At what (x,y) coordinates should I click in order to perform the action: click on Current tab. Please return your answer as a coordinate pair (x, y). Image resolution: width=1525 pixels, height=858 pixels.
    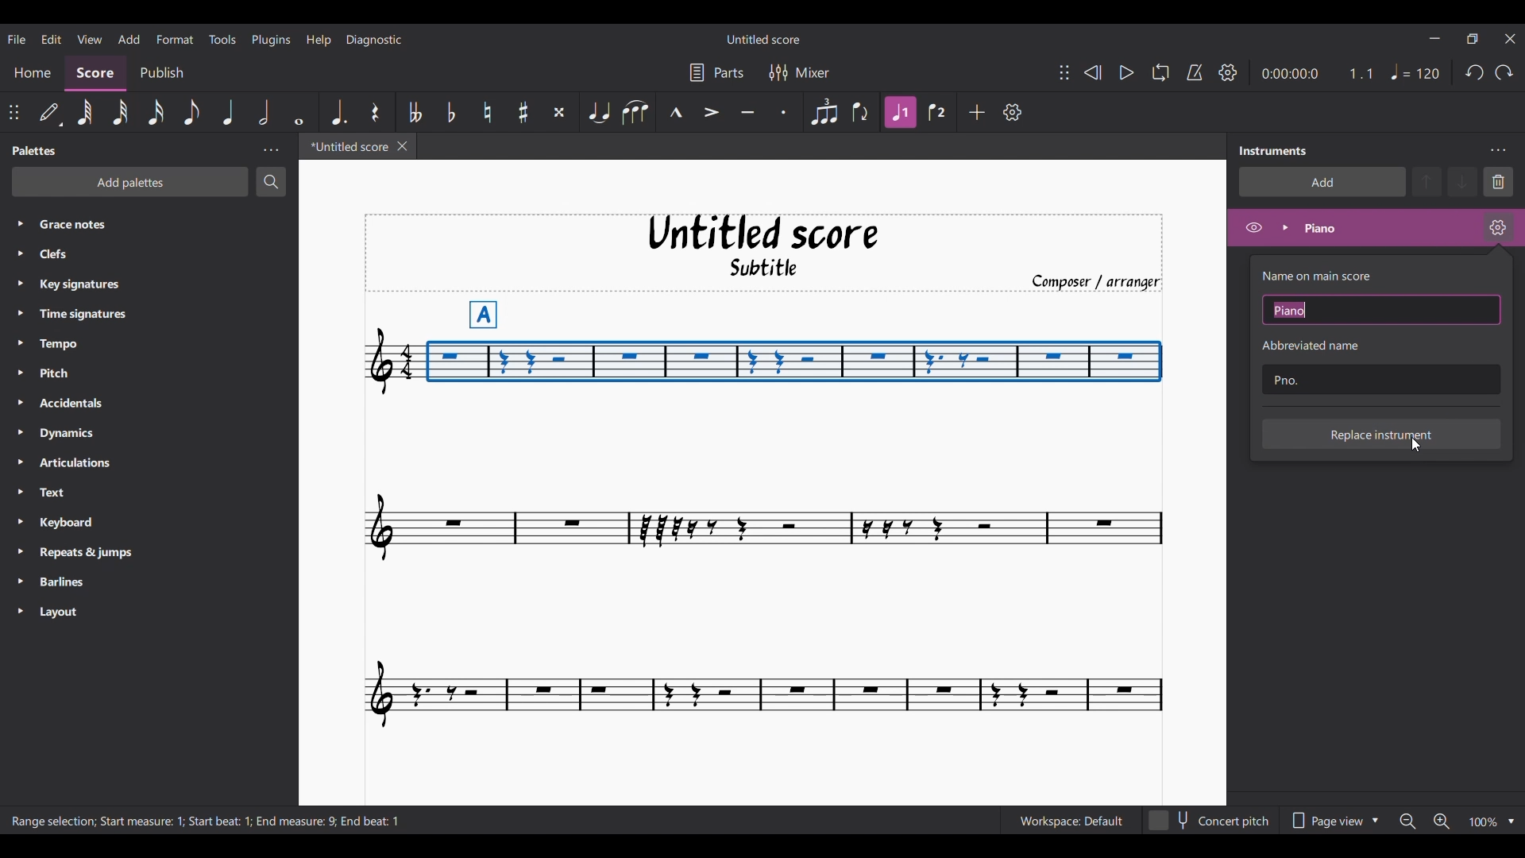
    Looking at the image, I should click on (345, 146).